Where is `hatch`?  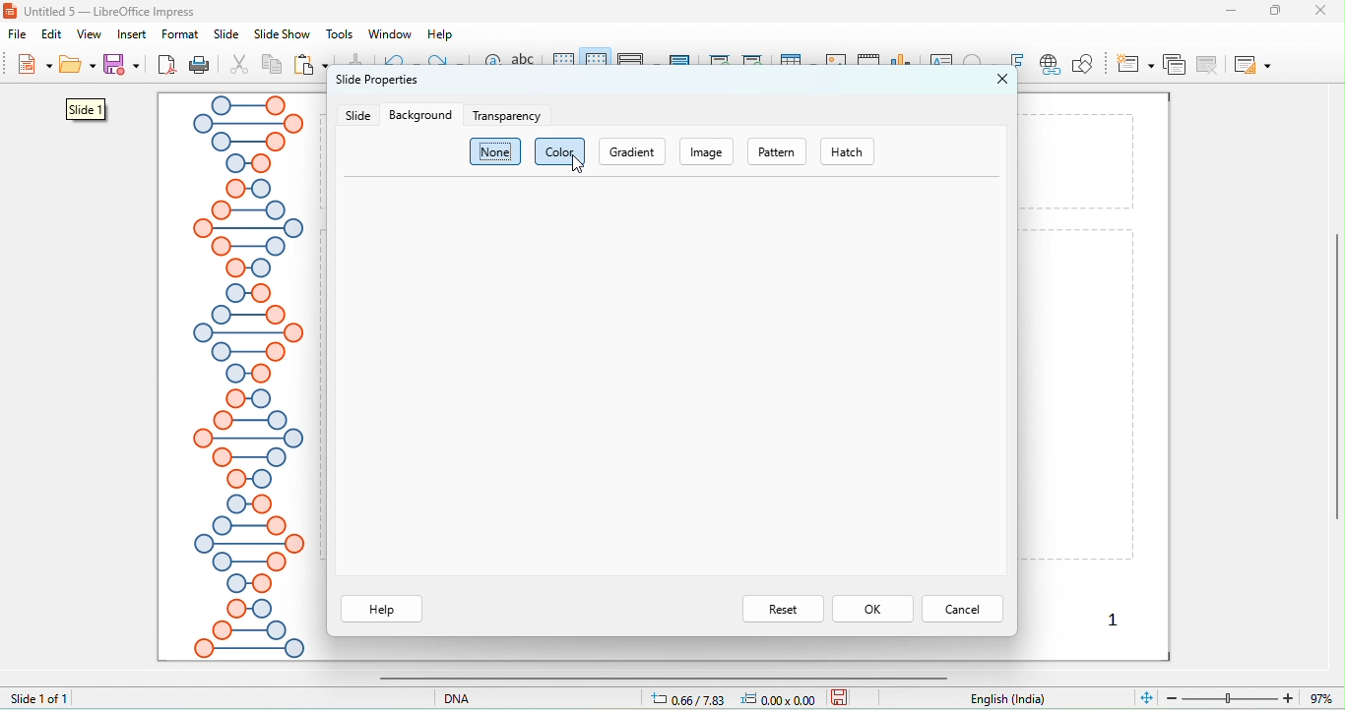
hatch is located at coordinates (859, 151).